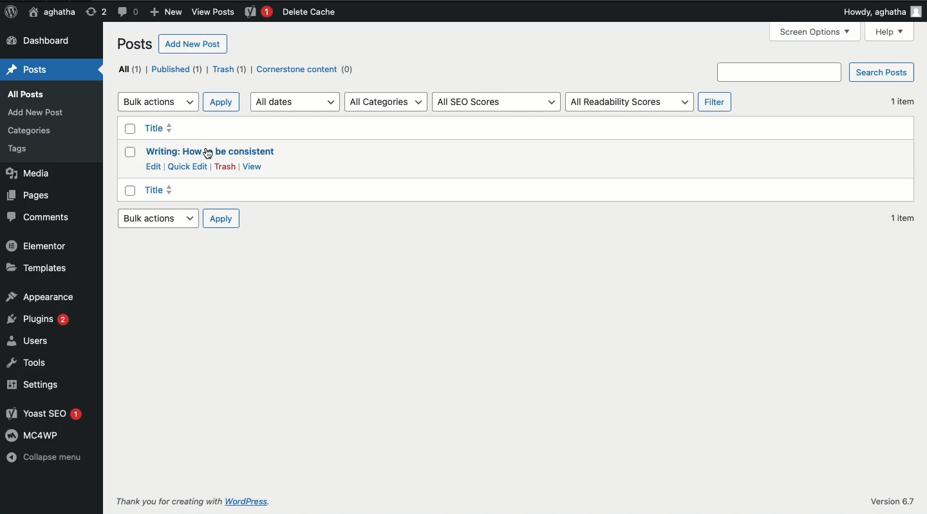  What do you see at coordinates (28, 340) in the screenshot?
I see `Users` at bounding box center [28, 340].